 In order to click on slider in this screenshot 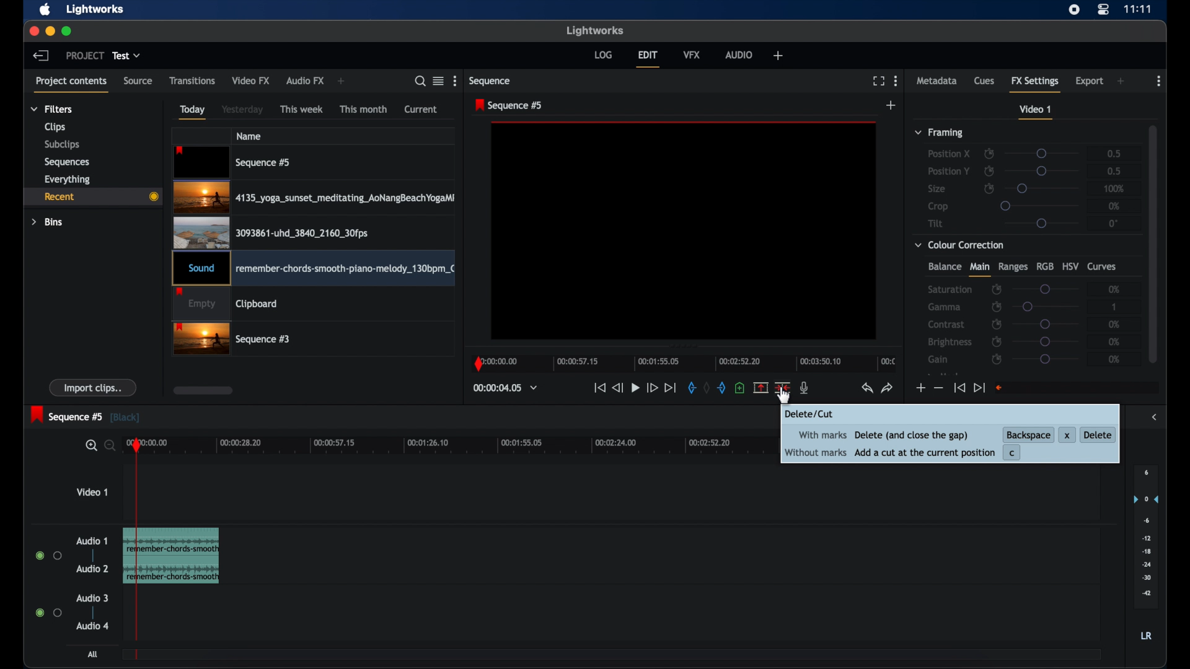, I will do `click(1046, 307)`.